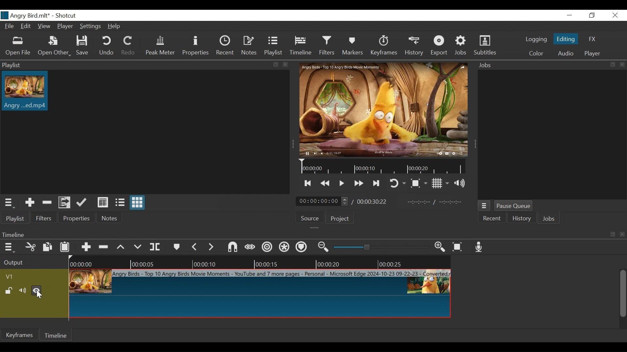 The height and width of the screenshot is (352, 627). Describe the element at coordinates (325, 183) in the screenshot. I see `Play quickly backward` at that location.